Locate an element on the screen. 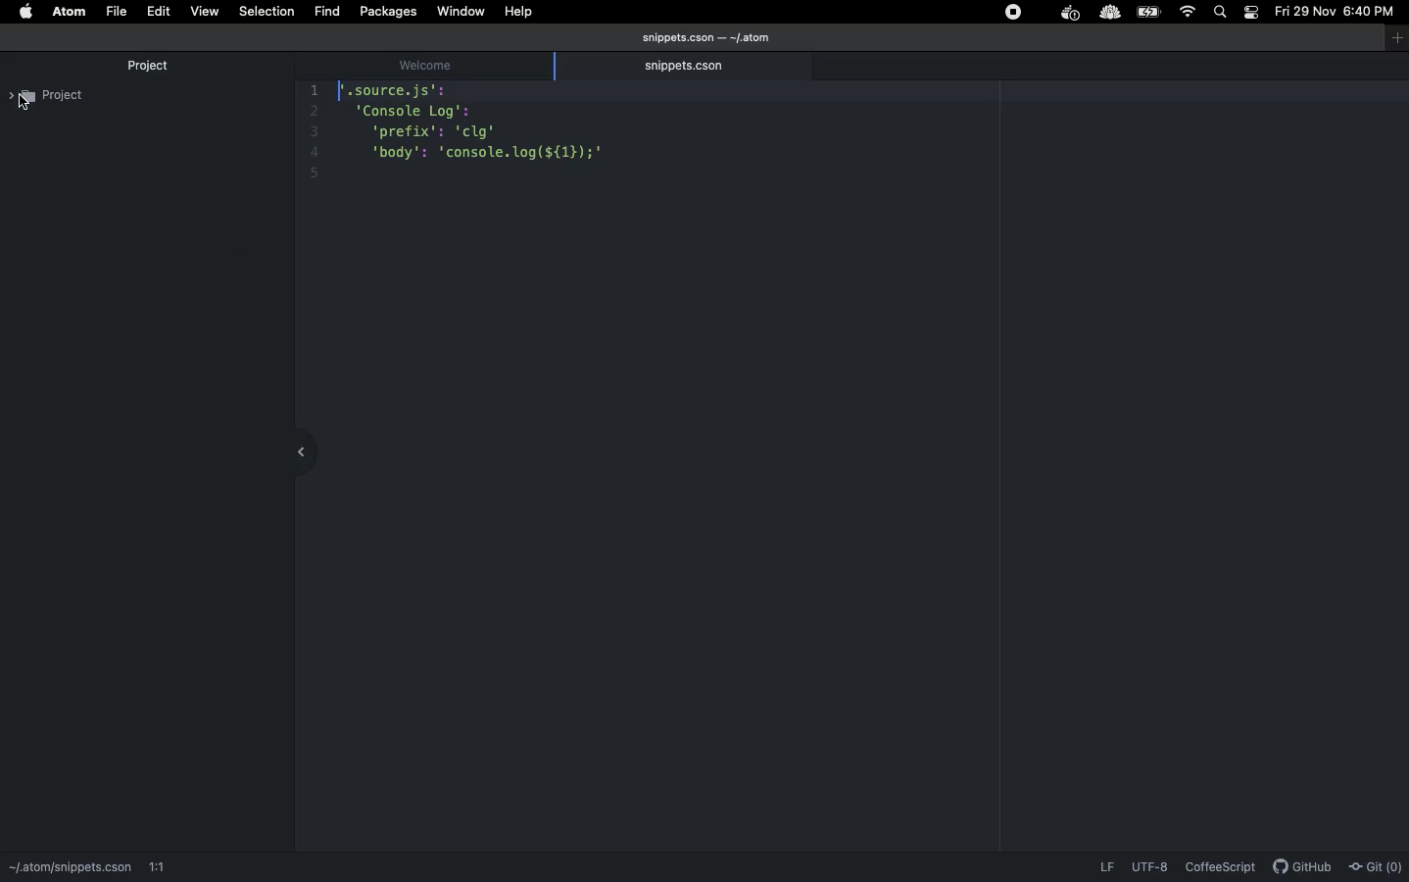 The image size is (1409, 882). Time is located at coordinates (1374, 15).